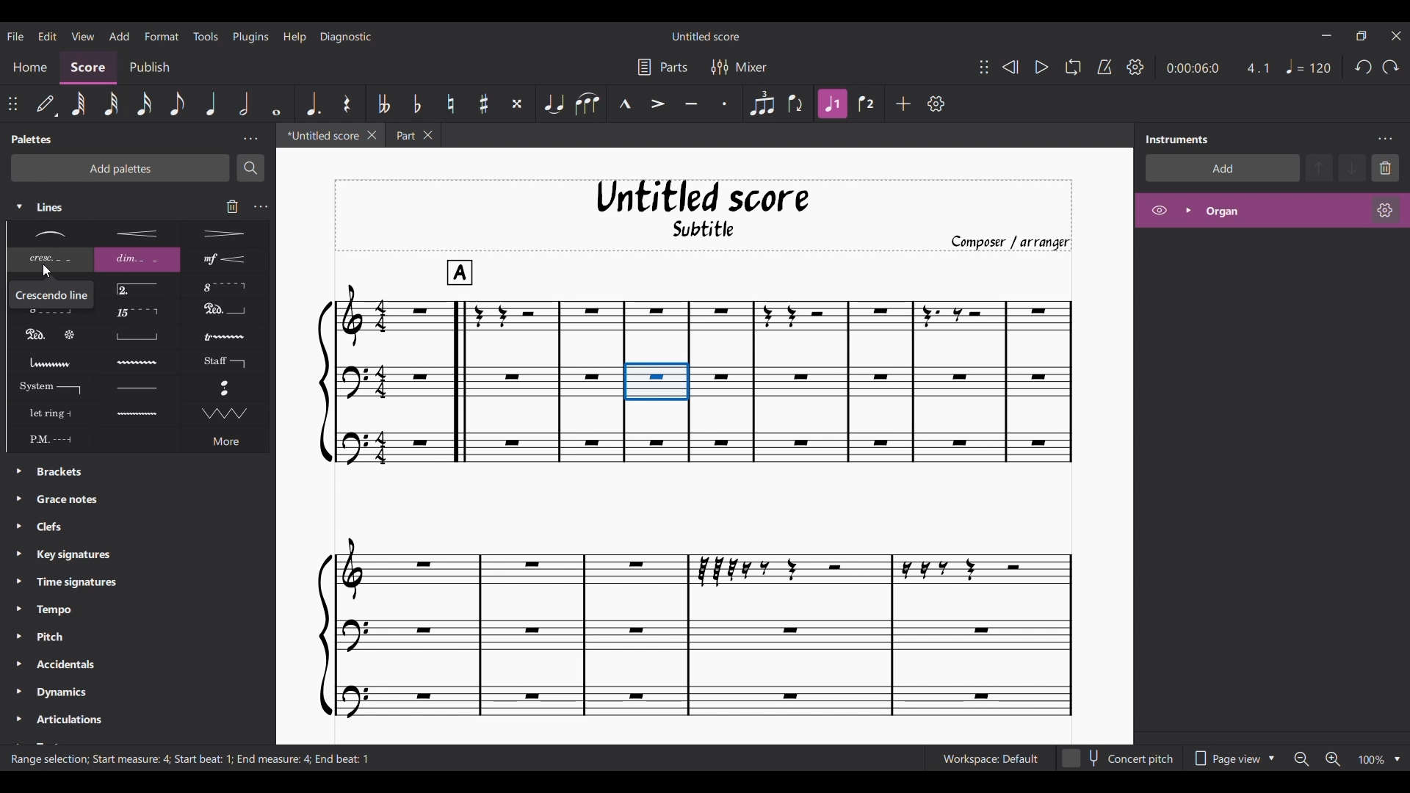 The image size is (1410, 793). I want to click on Rest, so click(347, 103).